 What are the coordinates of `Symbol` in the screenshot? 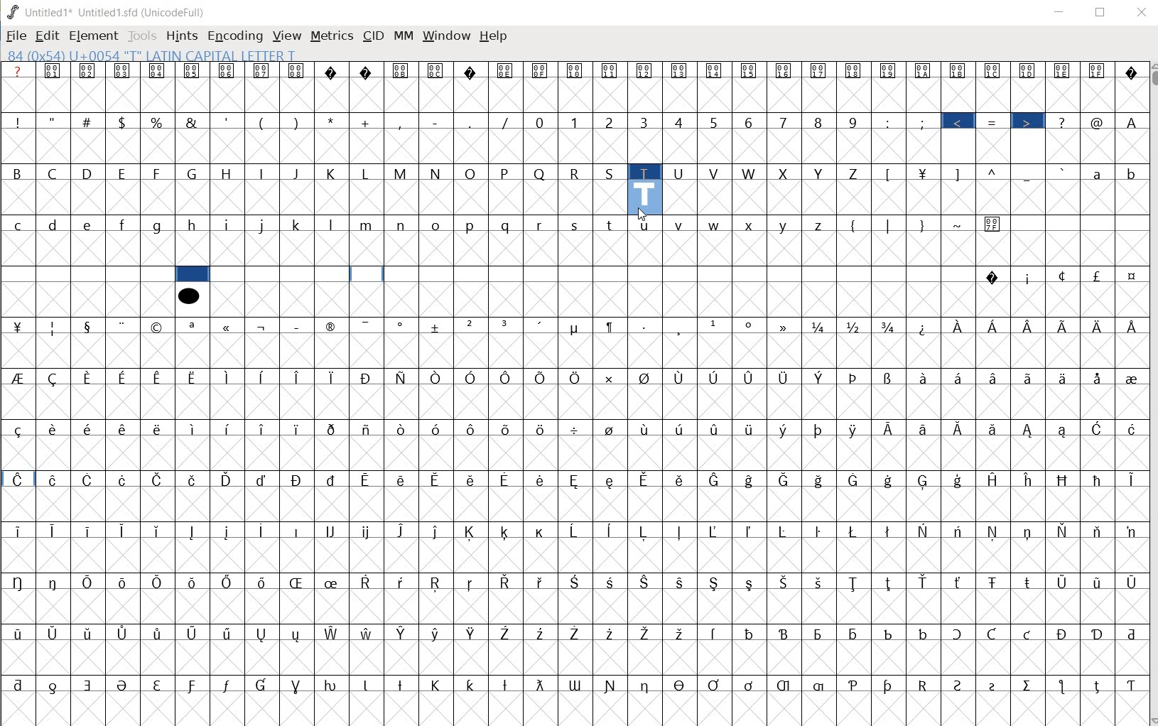 It's located at (1028, 635).